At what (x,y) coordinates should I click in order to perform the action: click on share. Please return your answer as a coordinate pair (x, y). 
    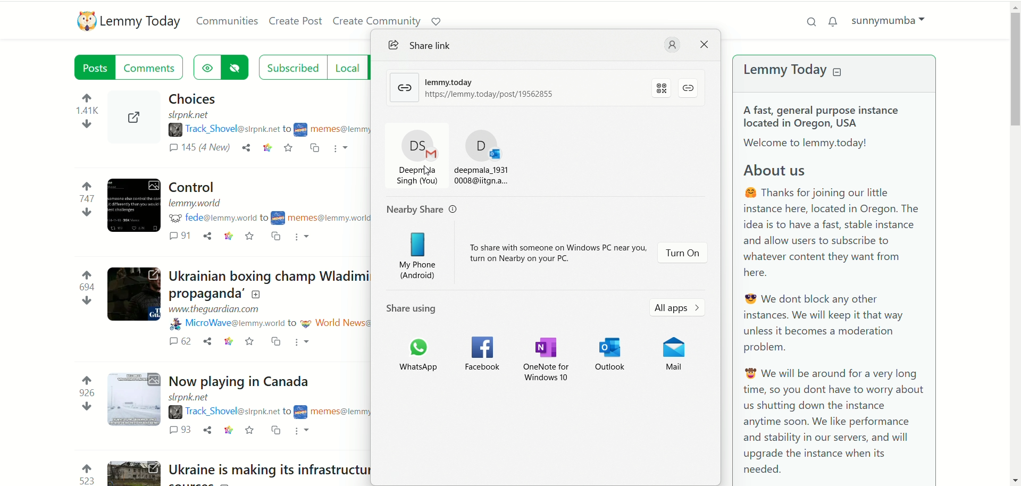
    Looking at the image, I should click on (245, 149).